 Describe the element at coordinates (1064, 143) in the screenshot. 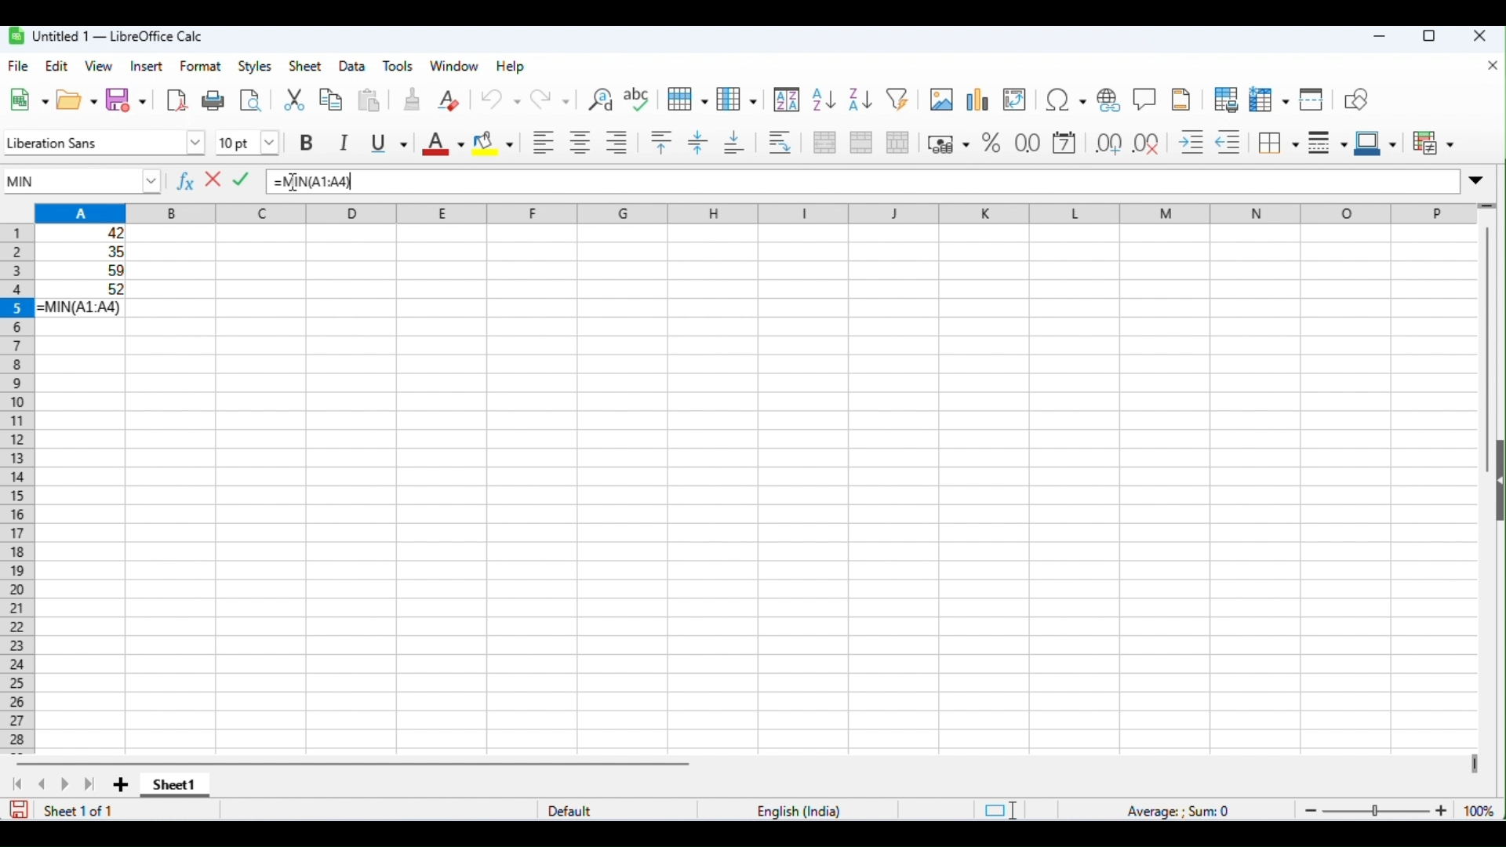

I see `format as date` at that location.